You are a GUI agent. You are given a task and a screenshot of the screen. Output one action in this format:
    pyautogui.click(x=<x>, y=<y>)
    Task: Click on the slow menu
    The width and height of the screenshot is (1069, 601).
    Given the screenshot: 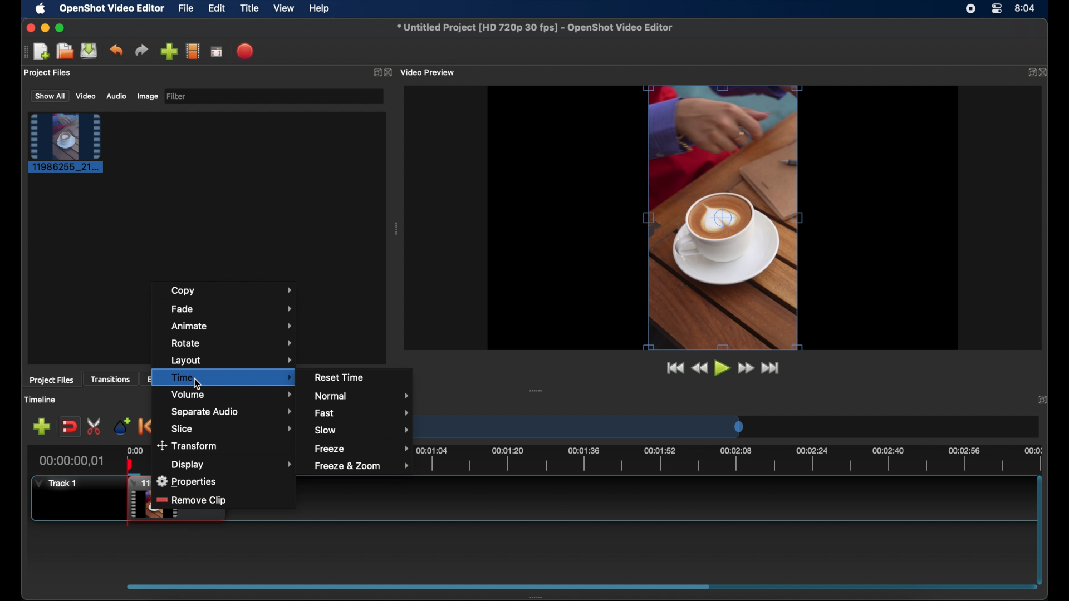 What is the action you would take?
    pyautogui.click(x=362, y=430)
    